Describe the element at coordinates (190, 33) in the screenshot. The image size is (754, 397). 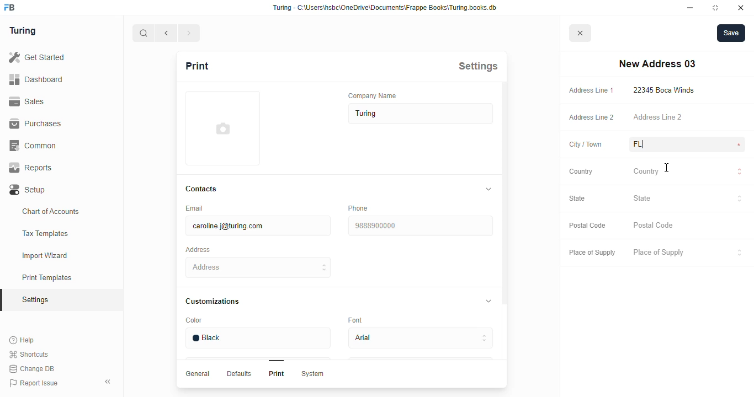
I see `next` at that location.